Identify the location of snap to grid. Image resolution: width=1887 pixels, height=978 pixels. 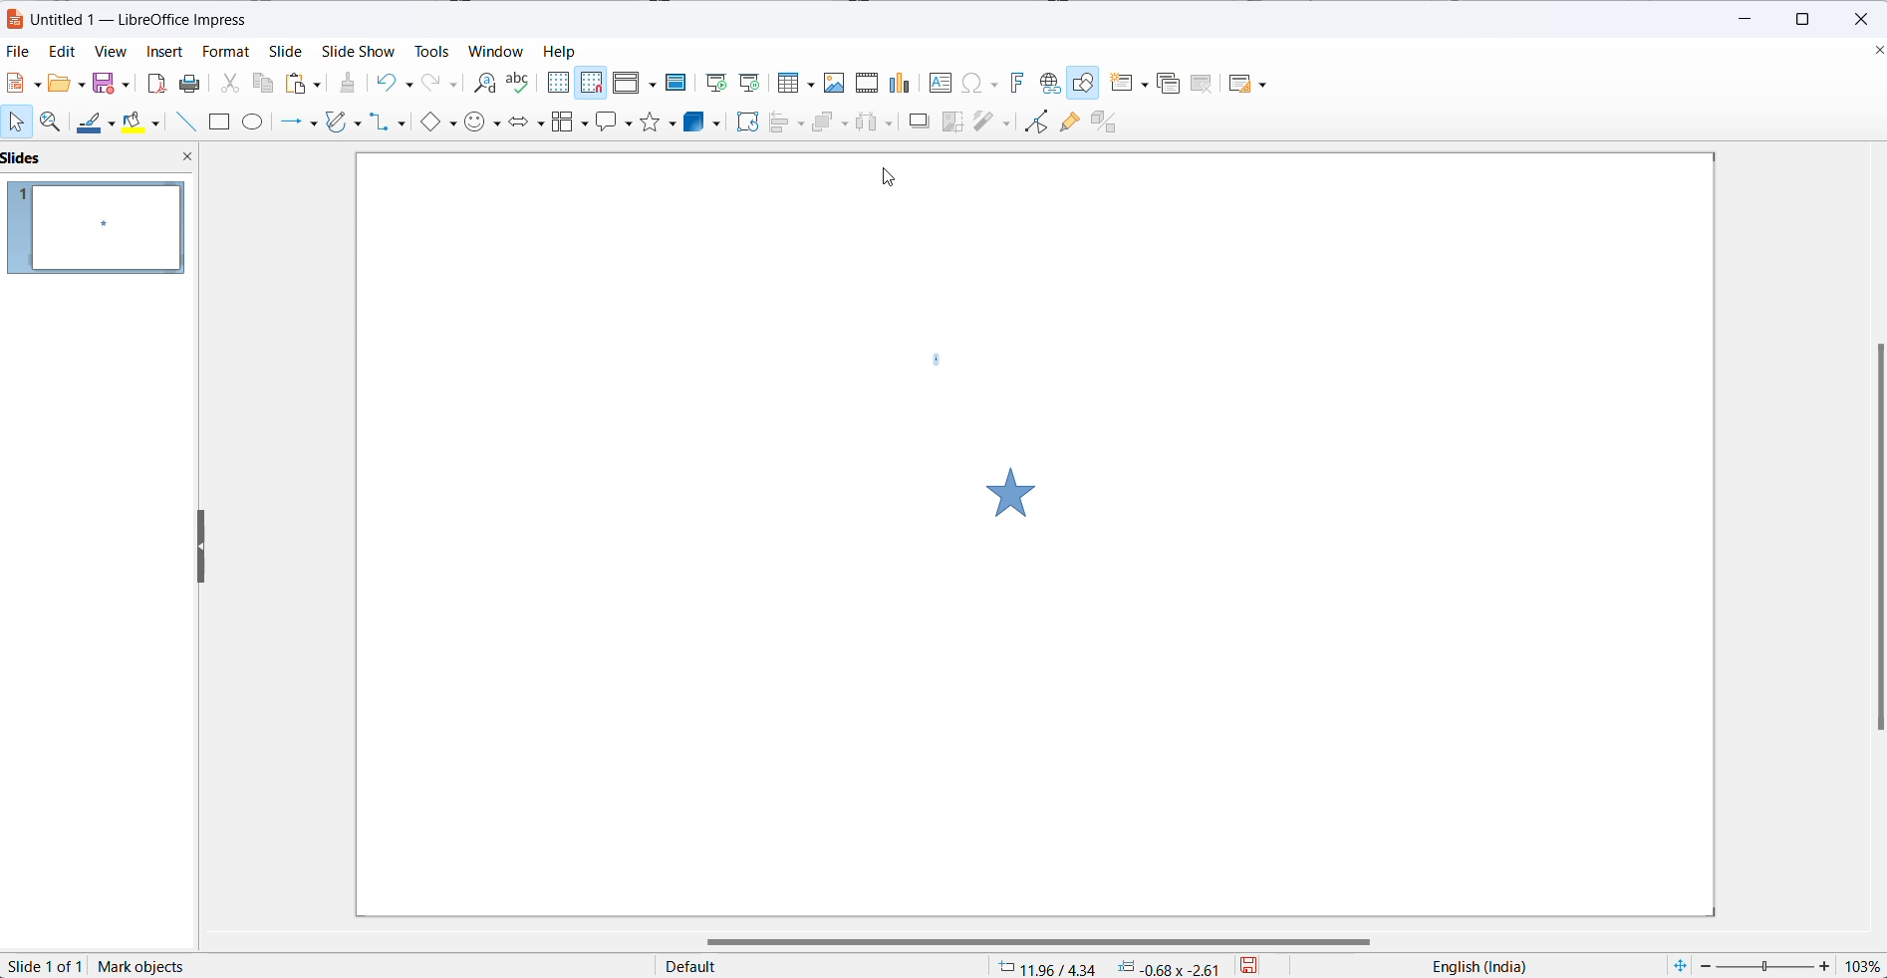
(592, 86).